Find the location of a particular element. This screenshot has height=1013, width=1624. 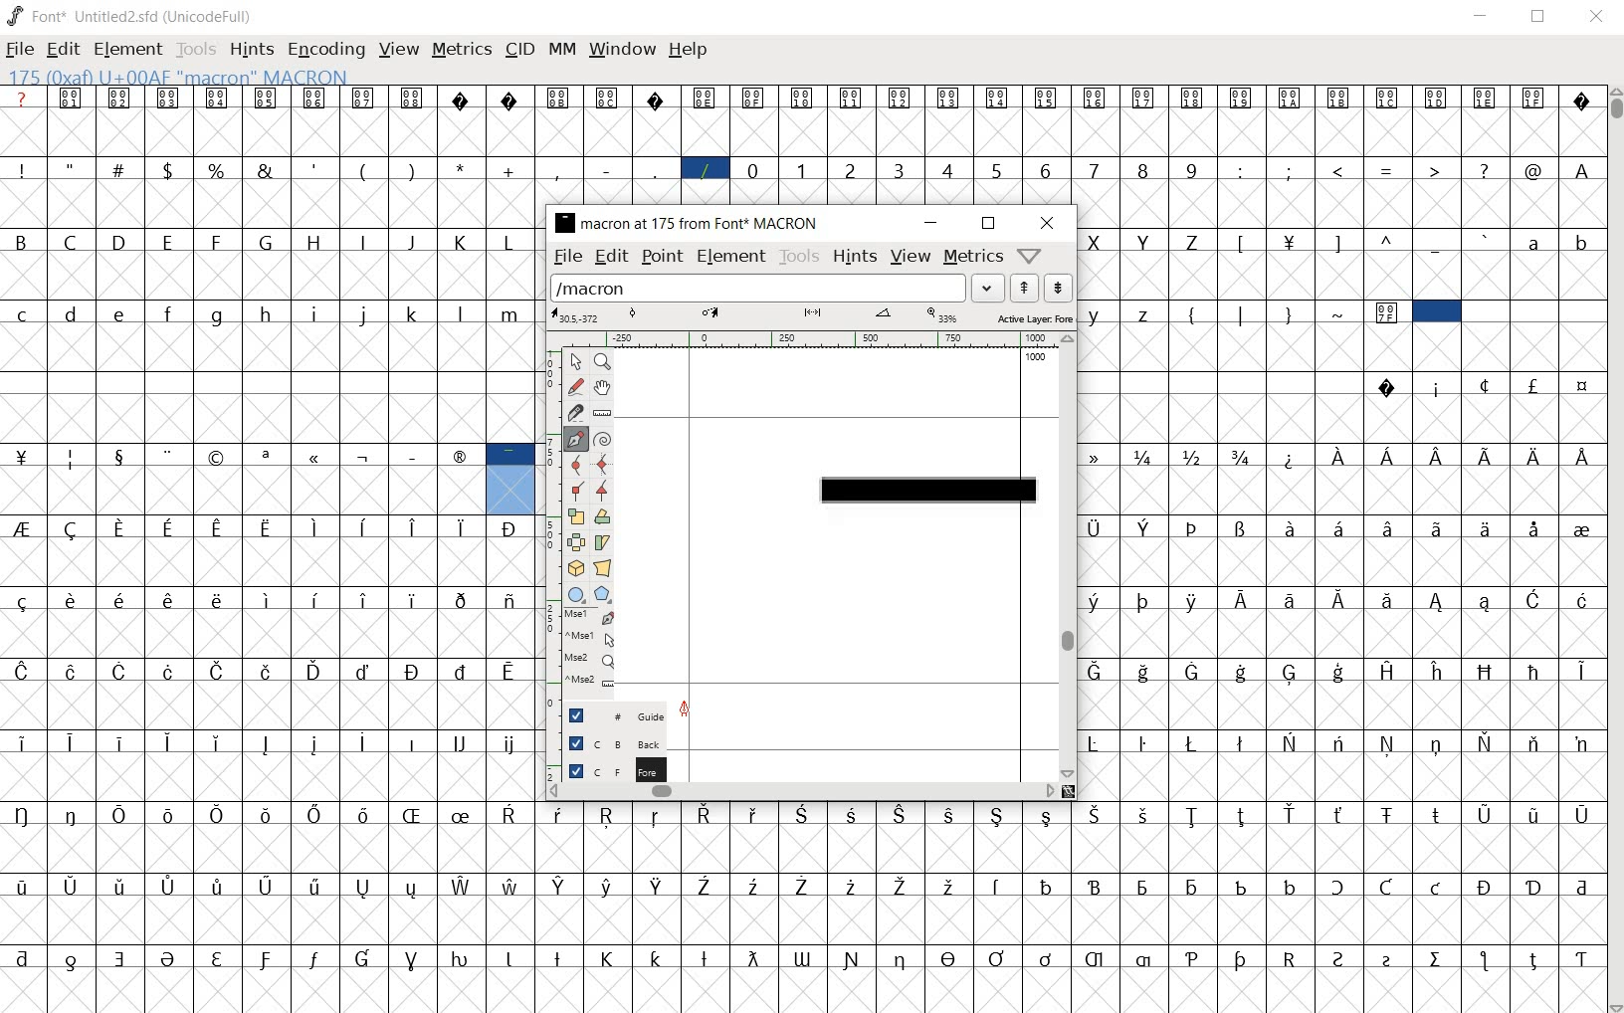

Z is located at coordinates (1194, 241).